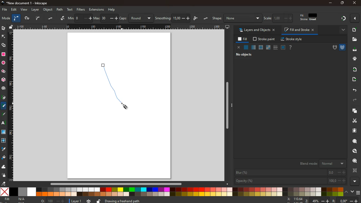 Image resolution: width=361 pixels, height=203 pixels. Describe the element at coordinates (106, 19) in the screenshot. I see `max` at that location.